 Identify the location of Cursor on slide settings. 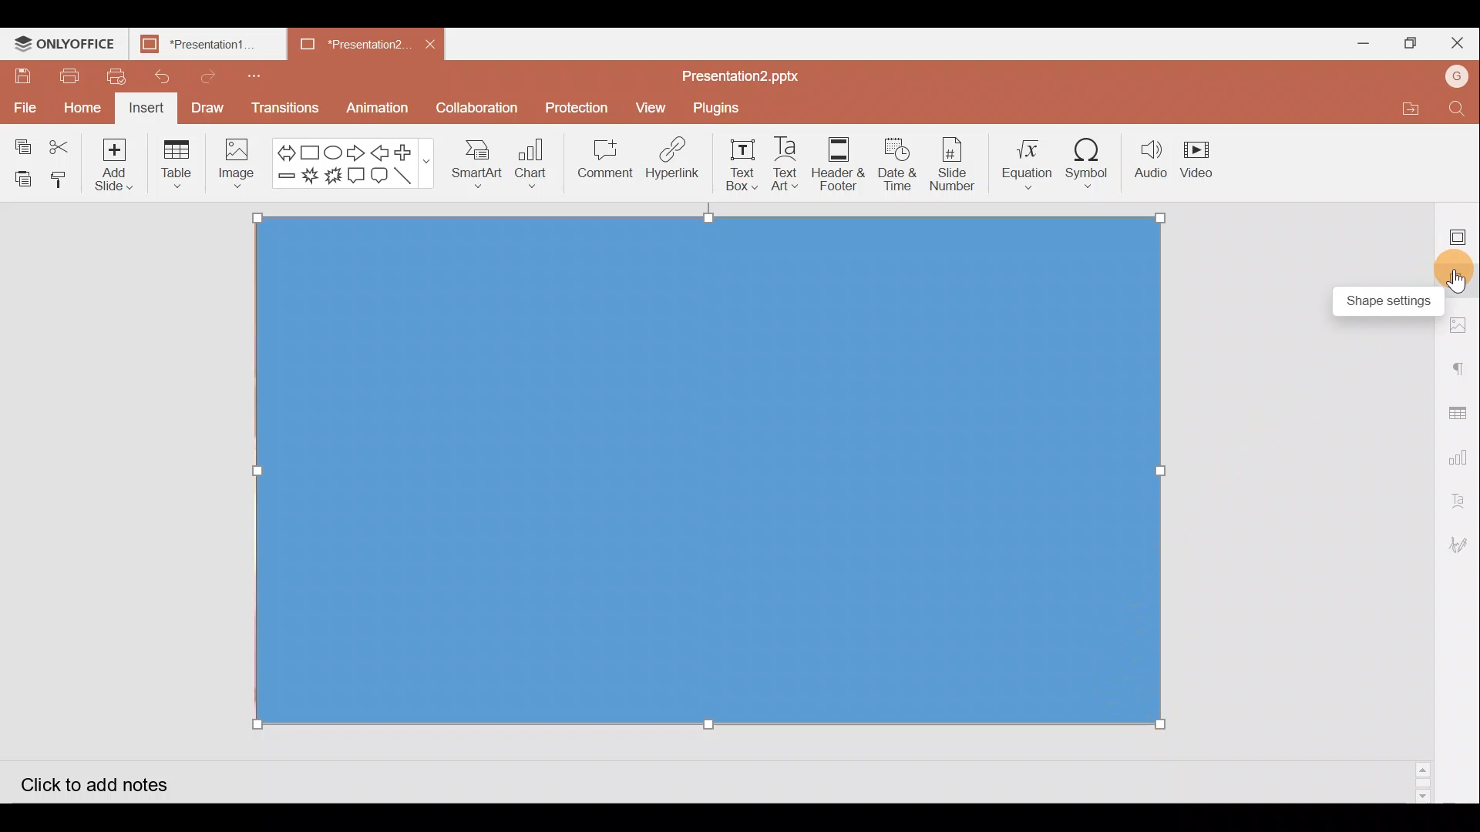
(1458, 287).